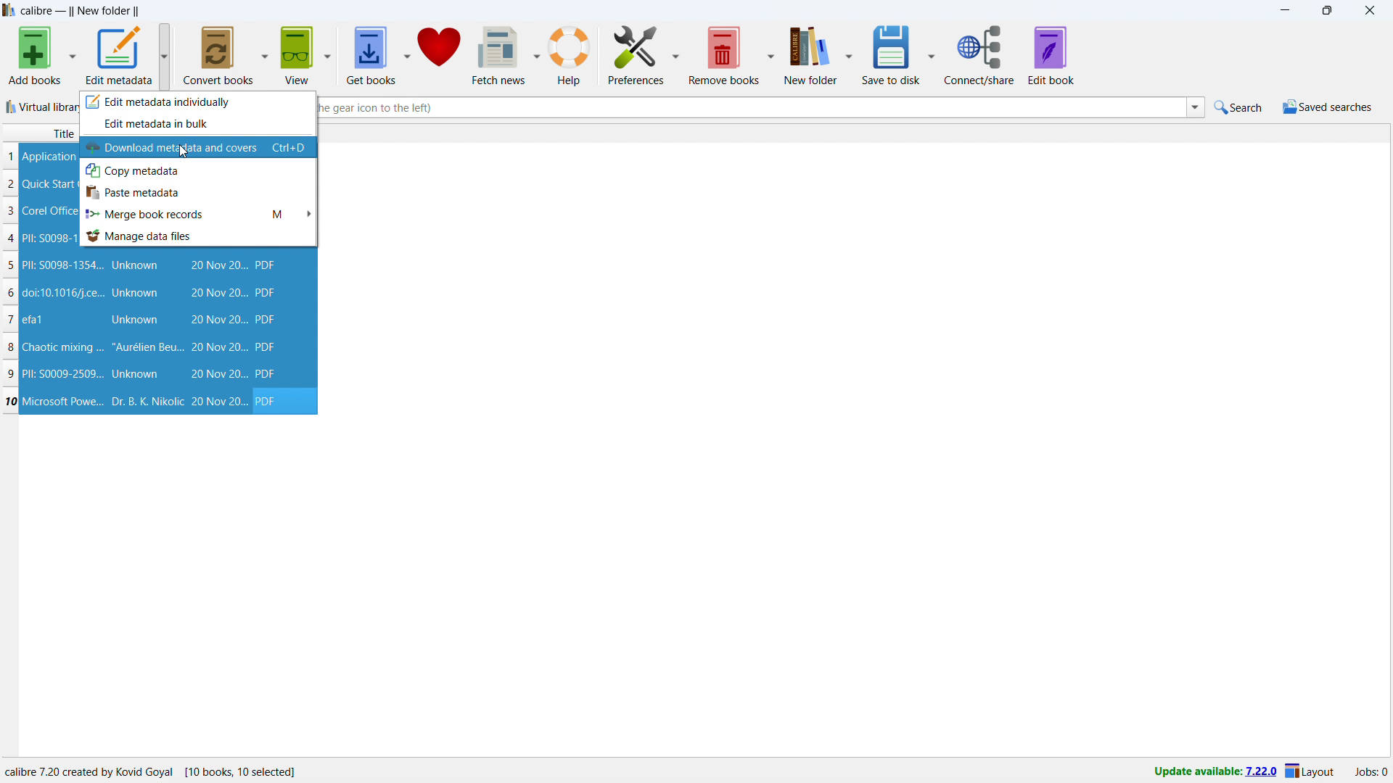 This screenshot has width=1393, height=783. I want to click on PDF, so click(271, 401).